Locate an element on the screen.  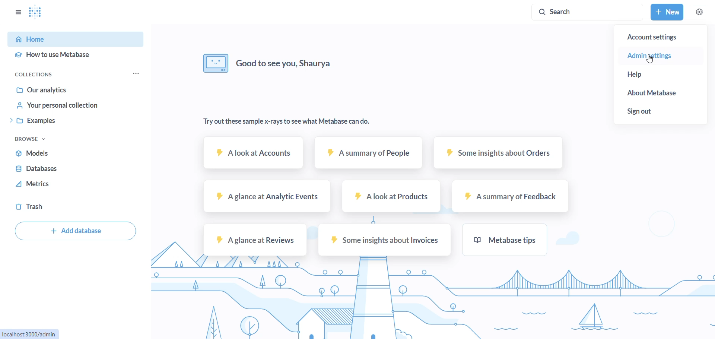
trash is located at coordinates (35, 206).